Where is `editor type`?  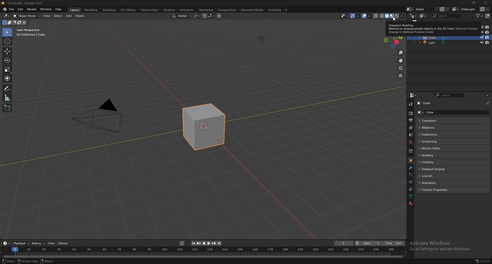 editor type is located at coordinates (413, 16).